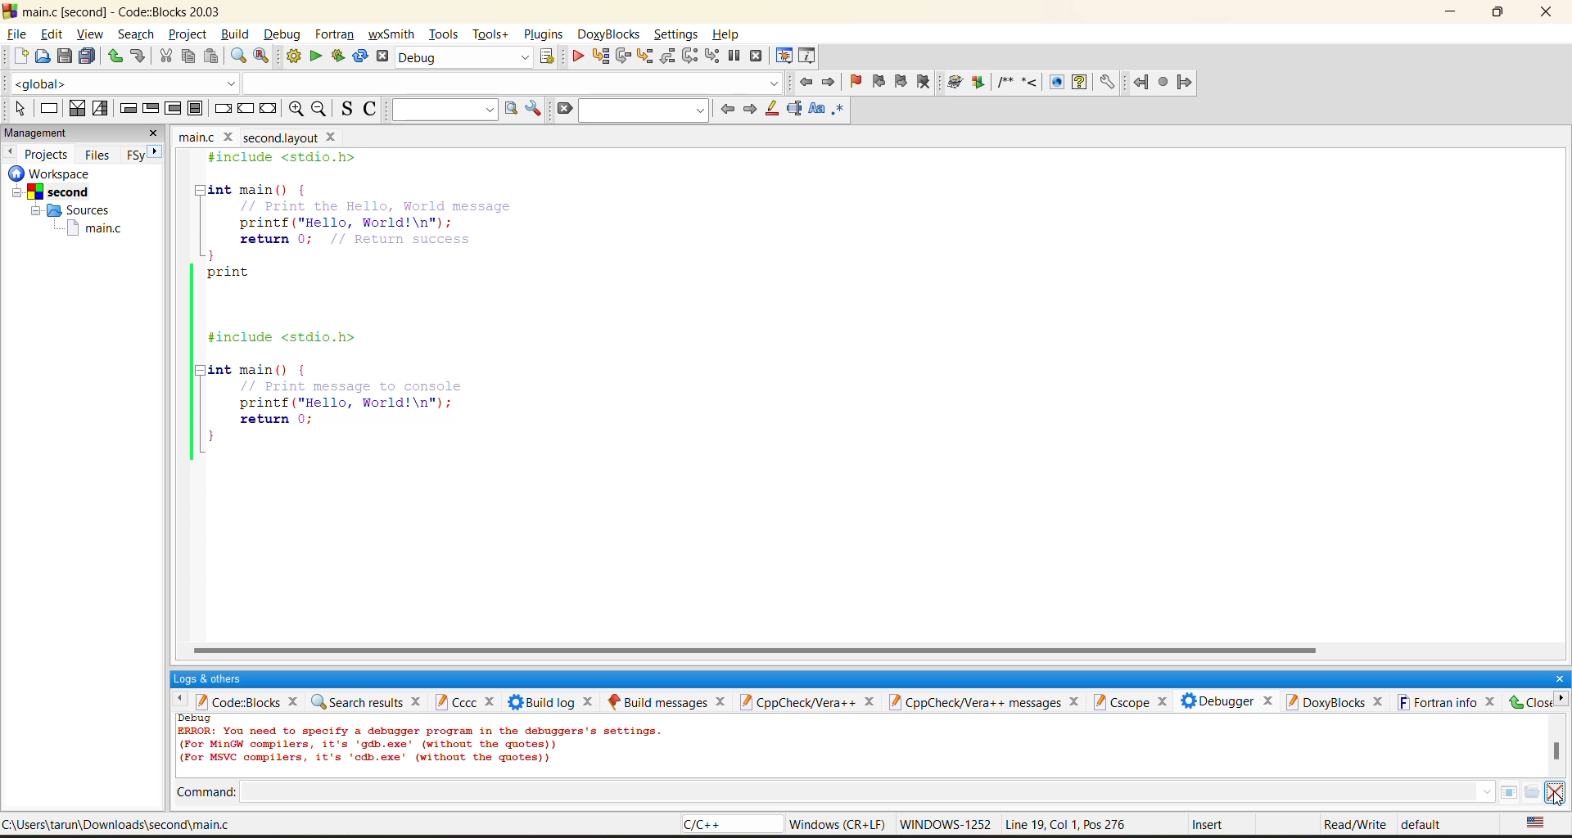 This screenshot has height=838, width=1572. I want to click on debugging windows, so click(785, 56).